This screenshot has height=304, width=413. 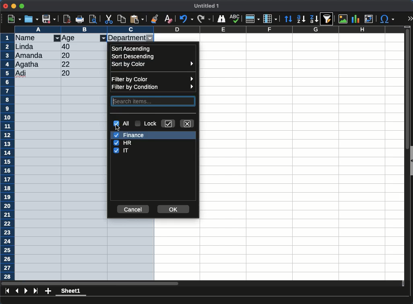 I want to click on search items, so click(x=154, y=101).